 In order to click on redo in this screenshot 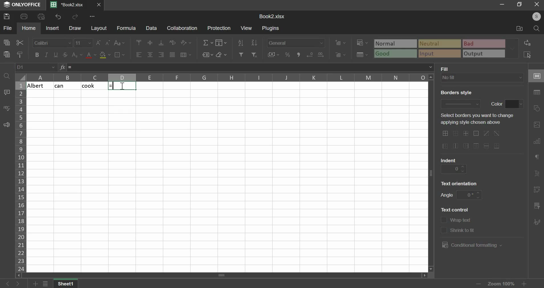, I will do `click(76, 17)`.